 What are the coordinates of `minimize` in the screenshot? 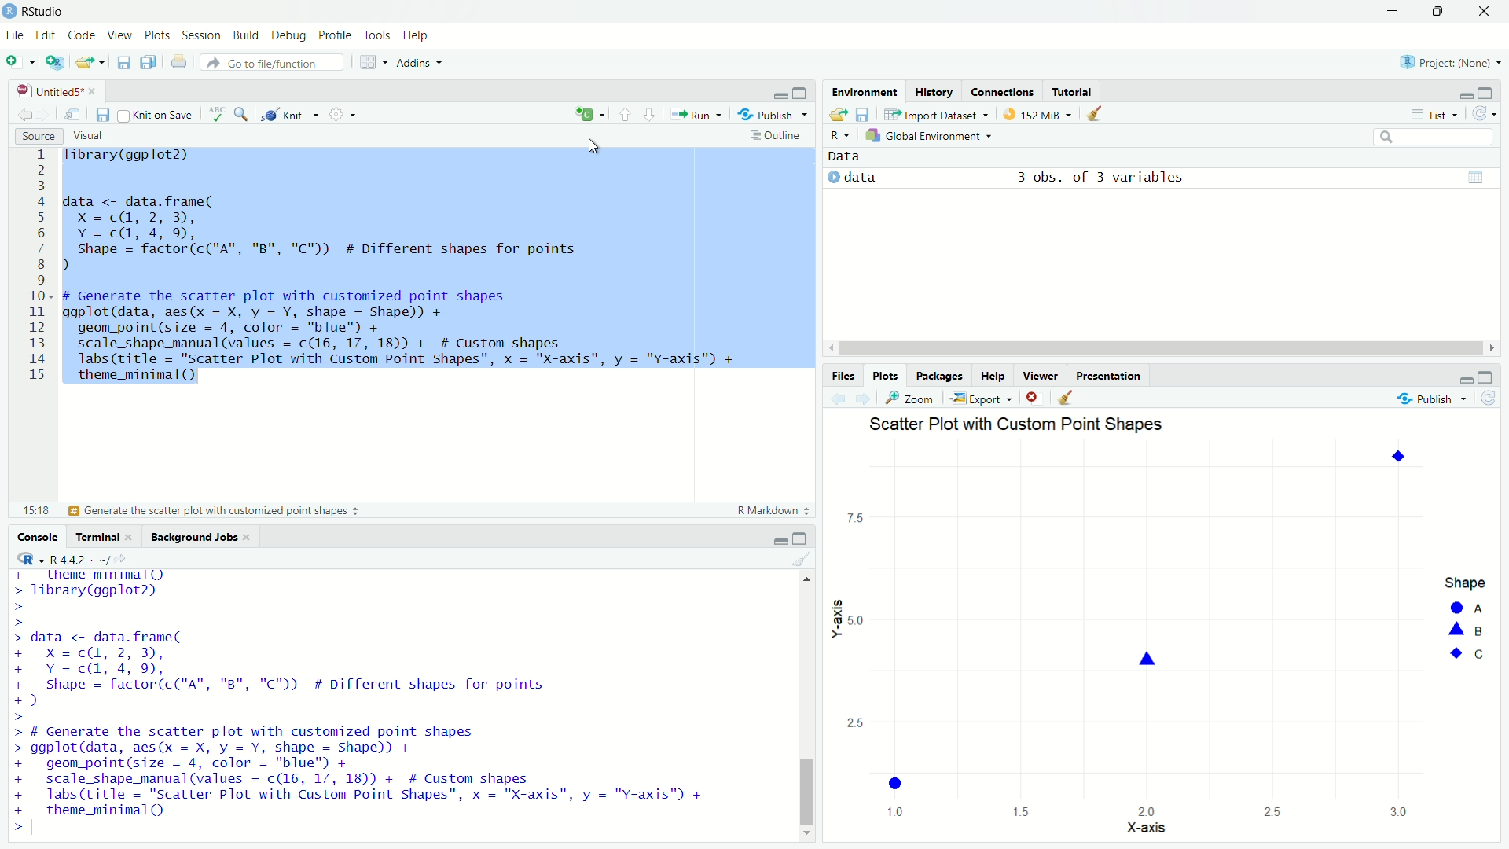 It's located at (779, 95).